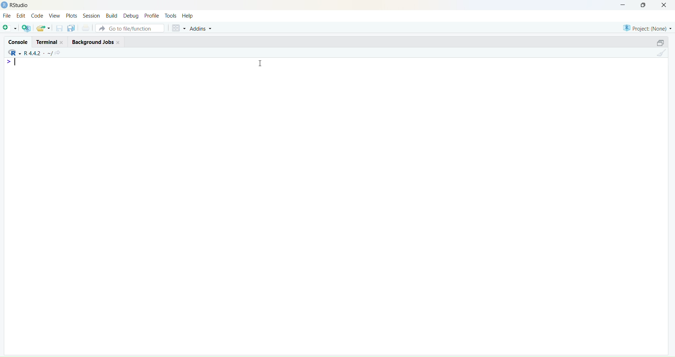  Describe the element at coordinates (201, 29) in the screenshot. I see `Addins` at that location.